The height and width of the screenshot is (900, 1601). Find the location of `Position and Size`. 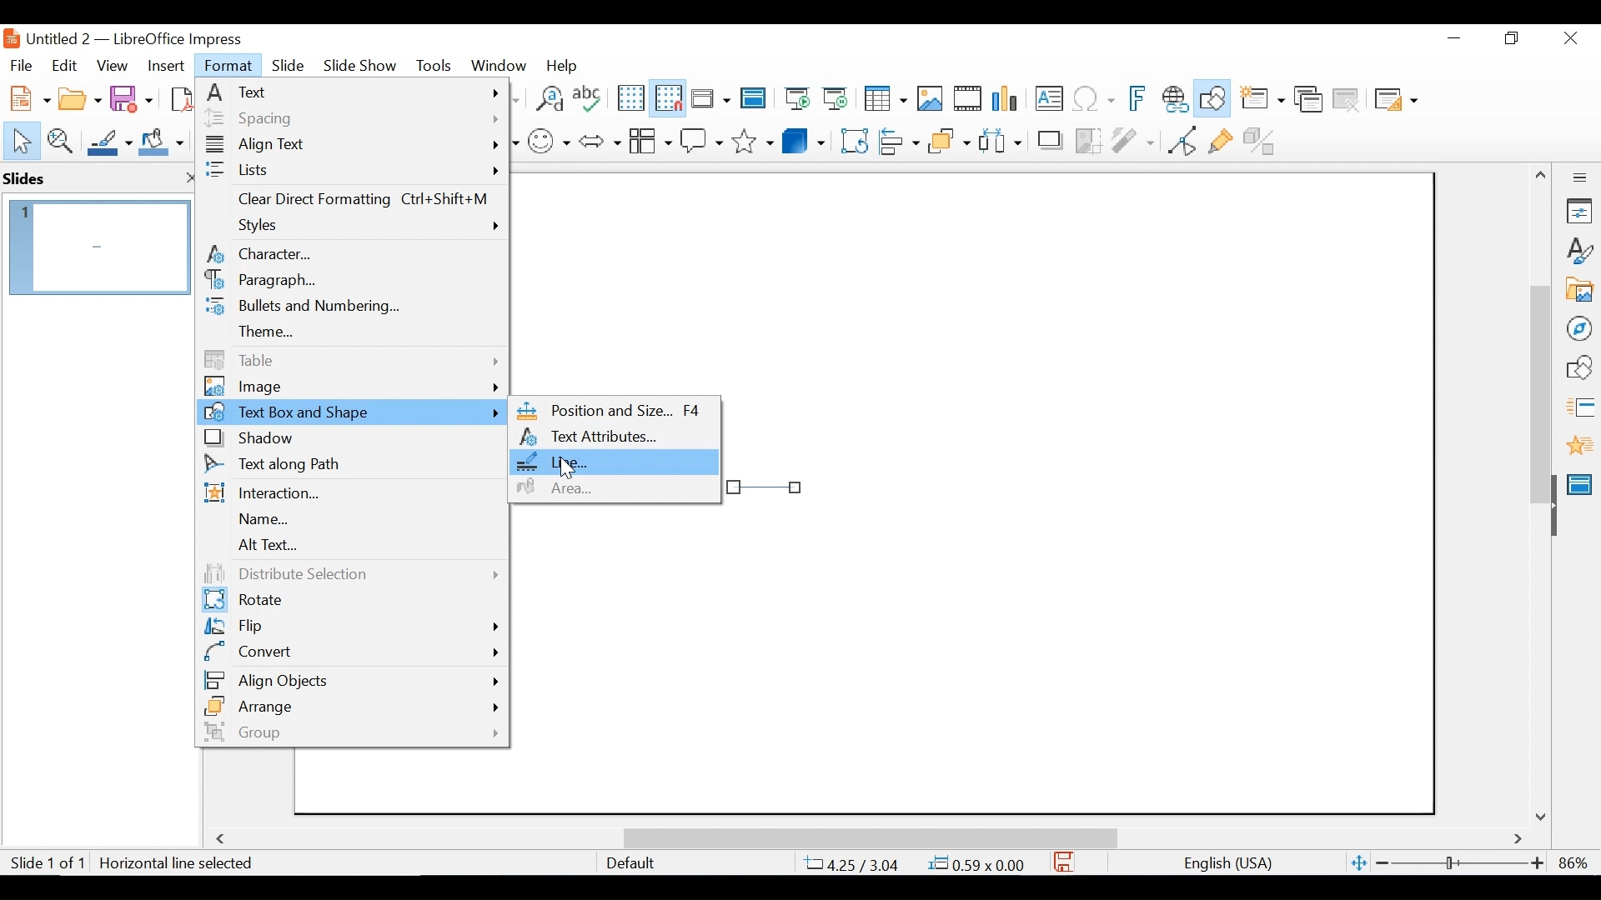

Position and Size is located at coordinates (613, 412).